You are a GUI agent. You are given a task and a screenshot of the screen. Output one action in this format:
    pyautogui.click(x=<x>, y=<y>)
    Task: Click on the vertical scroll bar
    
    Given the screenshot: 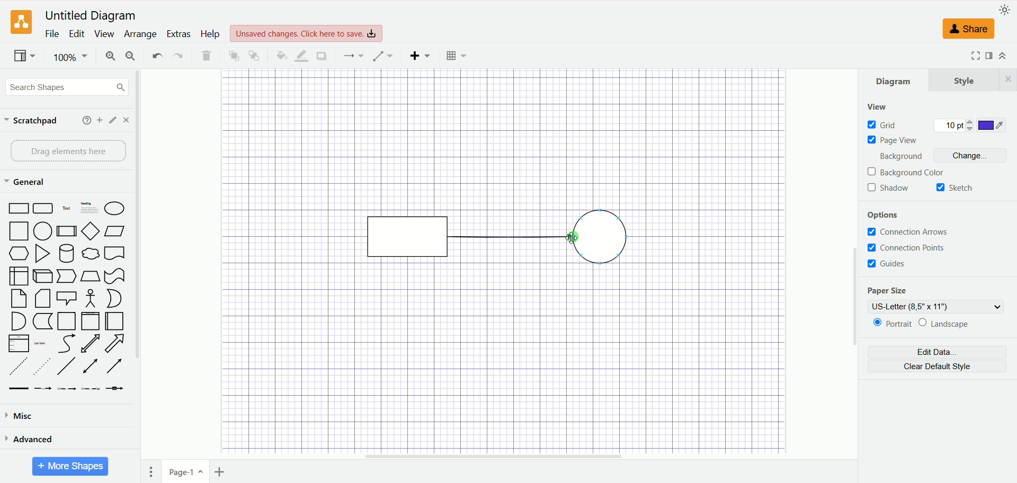 What is the action you would take?
    pyautogui.click(x=136, y=276)
    